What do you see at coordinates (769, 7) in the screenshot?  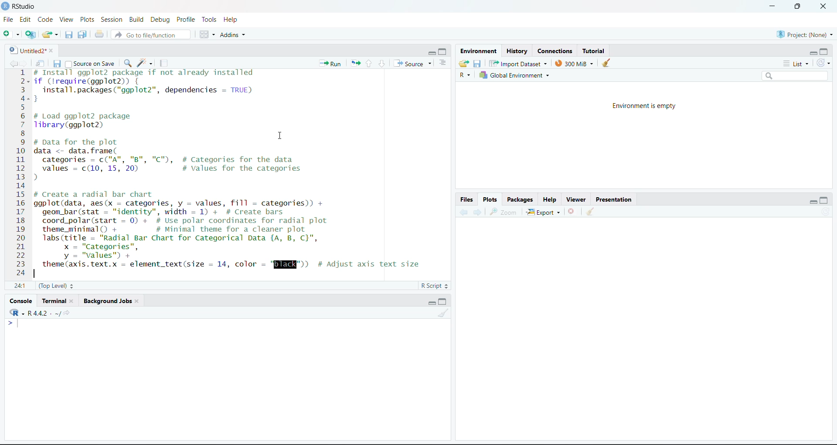 I see `minimize` at bounding box center [769, 7].